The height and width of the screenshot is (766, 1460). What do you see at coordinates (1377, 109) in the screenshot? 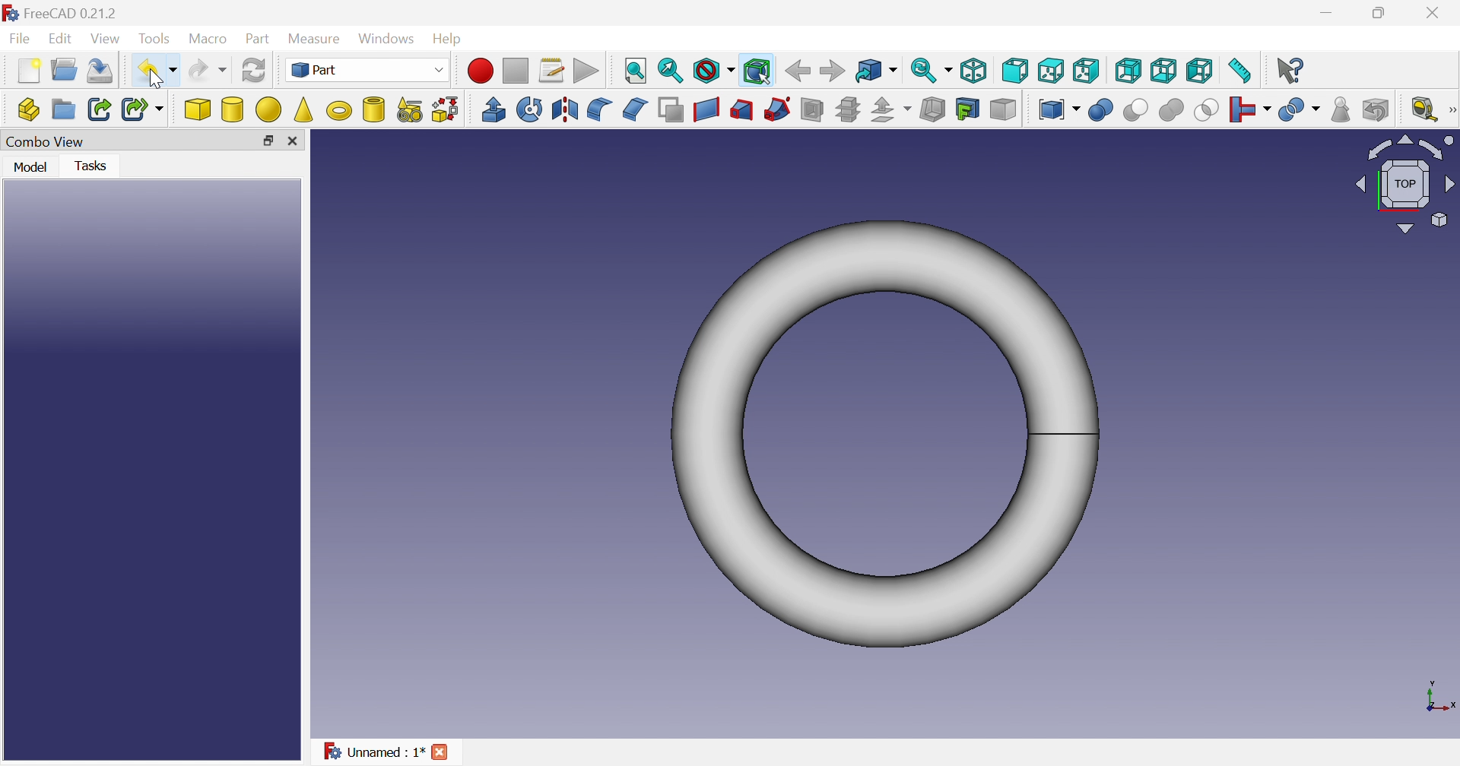
I see `Defeaturing` at bounding box center [1377, 109].